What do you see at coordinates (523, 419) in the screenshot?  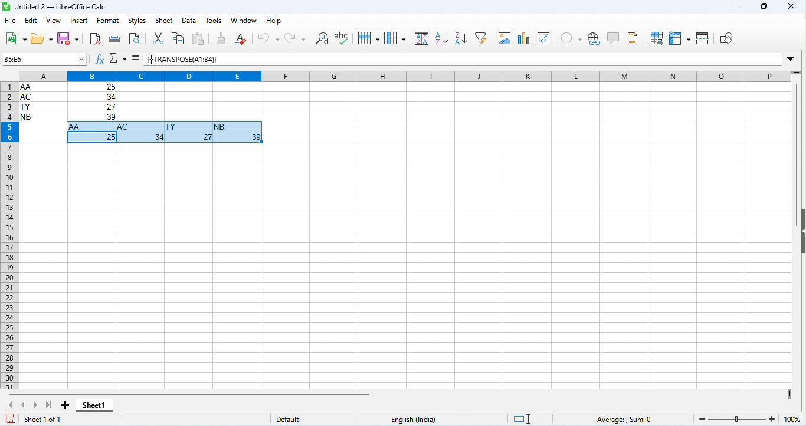 I see `standard selection` at bounding box center [523, 419].